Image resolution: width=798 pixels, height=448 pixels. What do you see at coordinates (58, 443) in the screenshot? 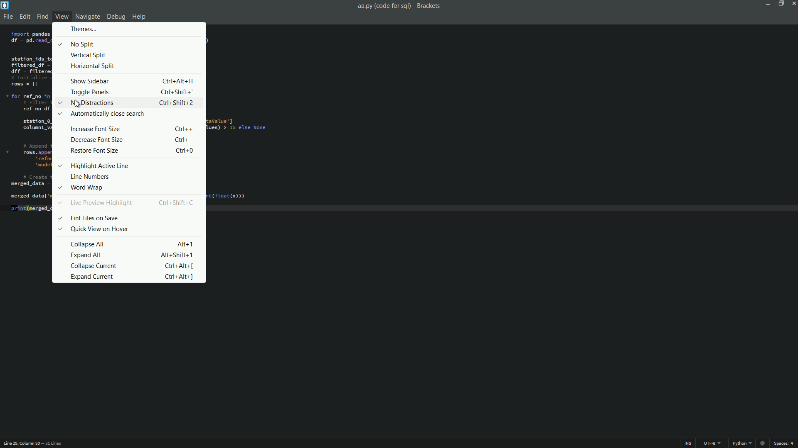
I see `number of lines text field` at bounding box center [58, 443].